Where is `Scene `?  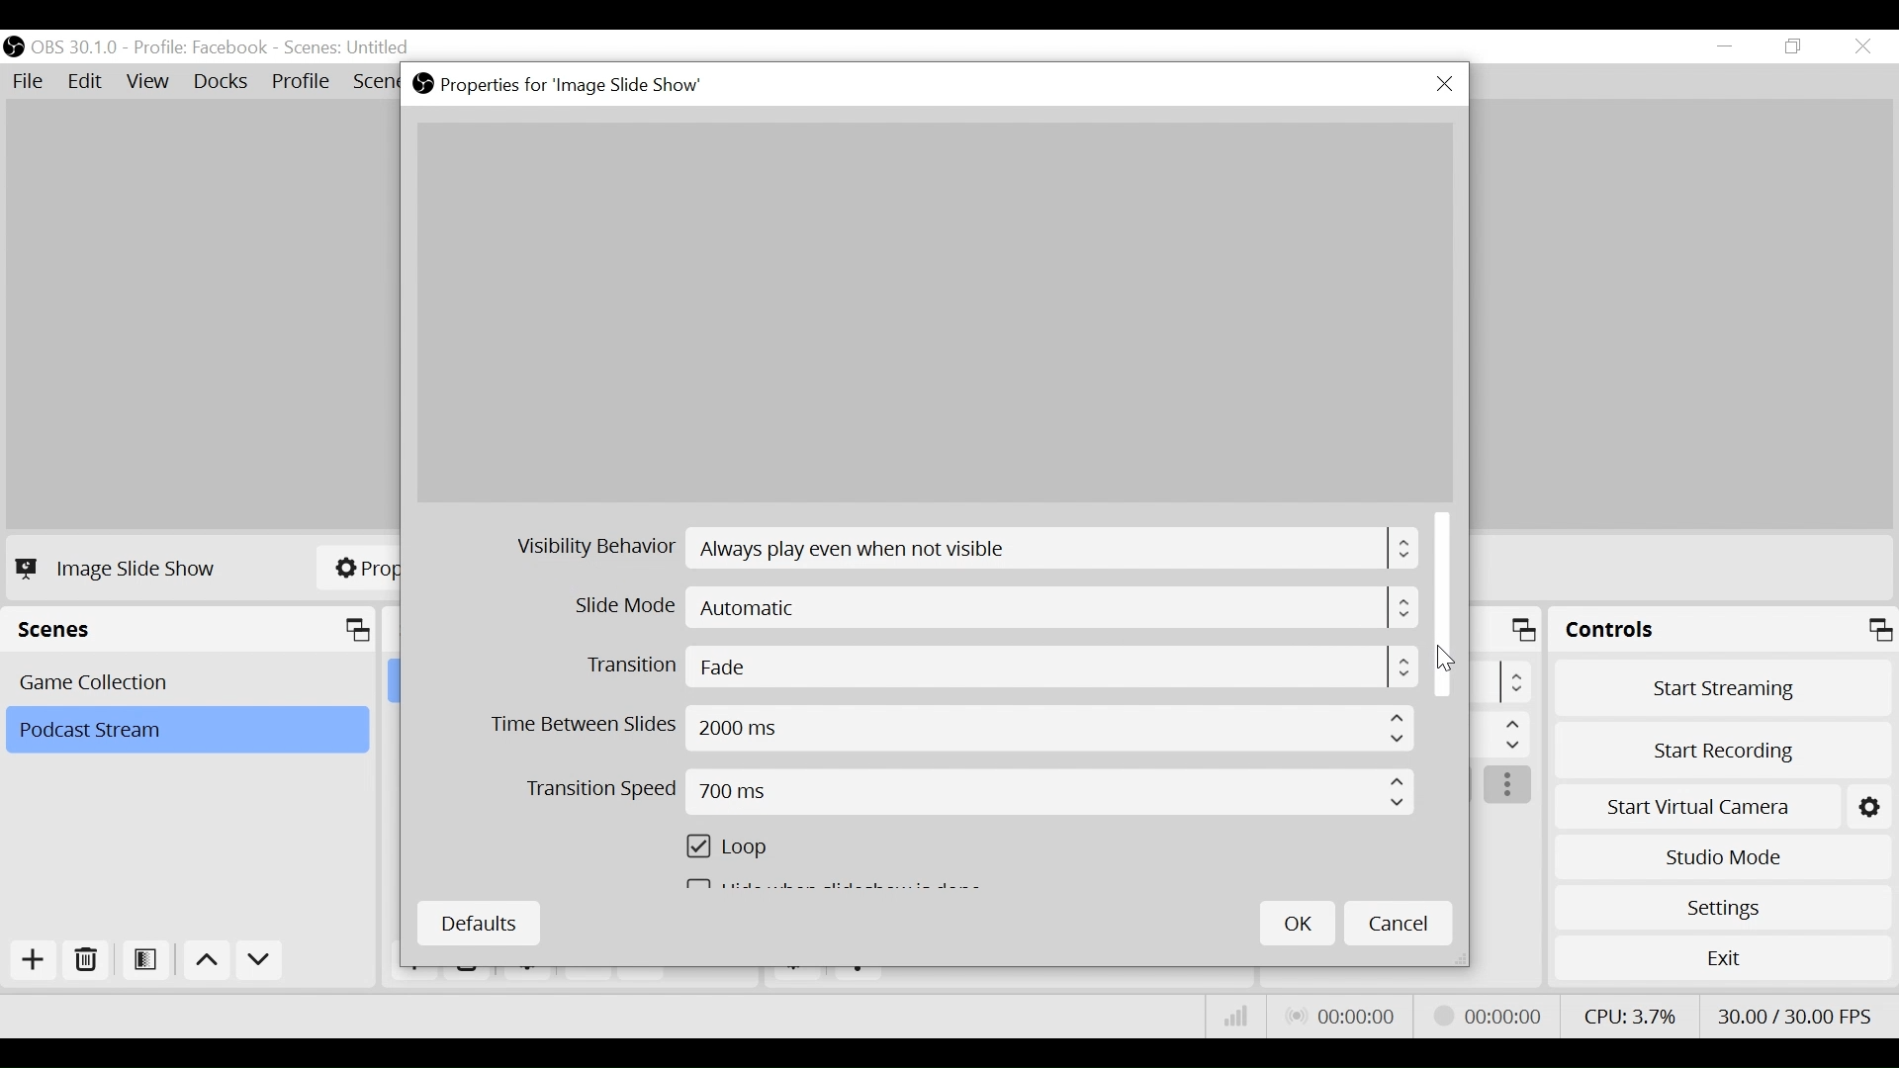
Scene  is located at coordinates (186, 731).